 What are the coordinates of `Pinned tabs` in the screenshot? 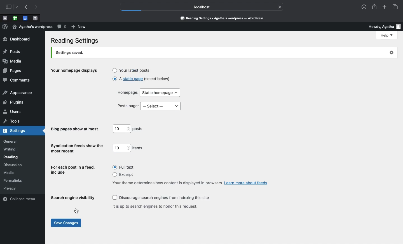 It's located at (15, 18).